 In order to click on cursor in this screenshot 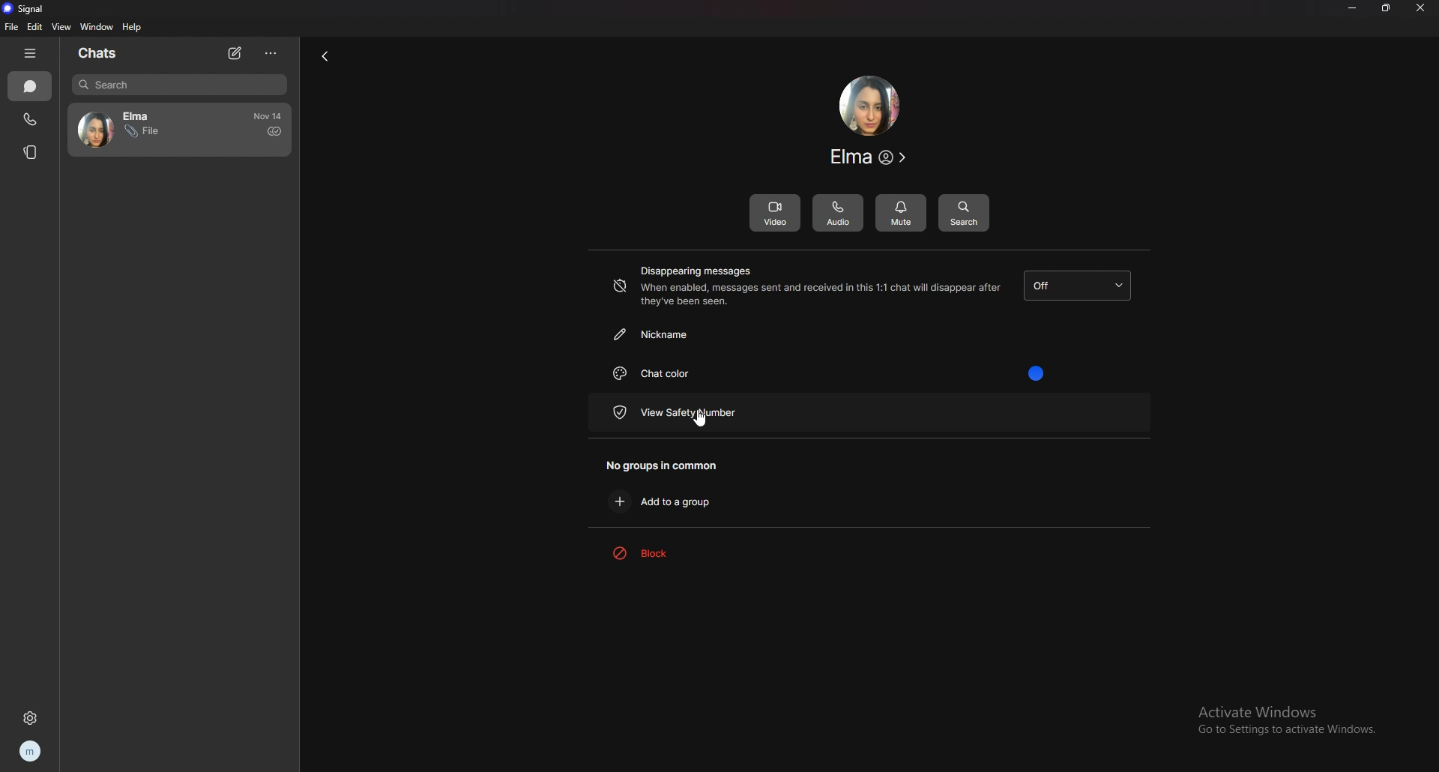, I will do `click(698, 417)`.